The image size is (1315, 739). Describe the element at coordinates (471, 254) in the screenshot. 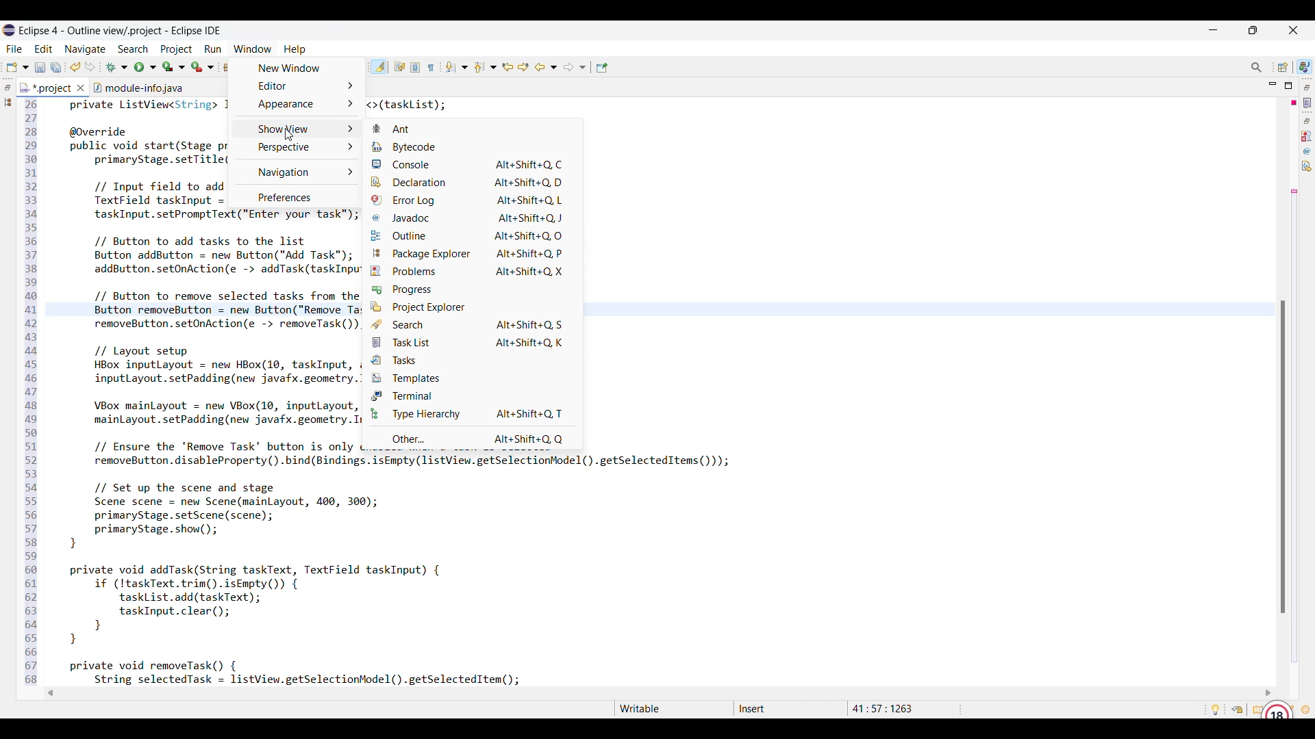

I see `Package explorer` at that location.